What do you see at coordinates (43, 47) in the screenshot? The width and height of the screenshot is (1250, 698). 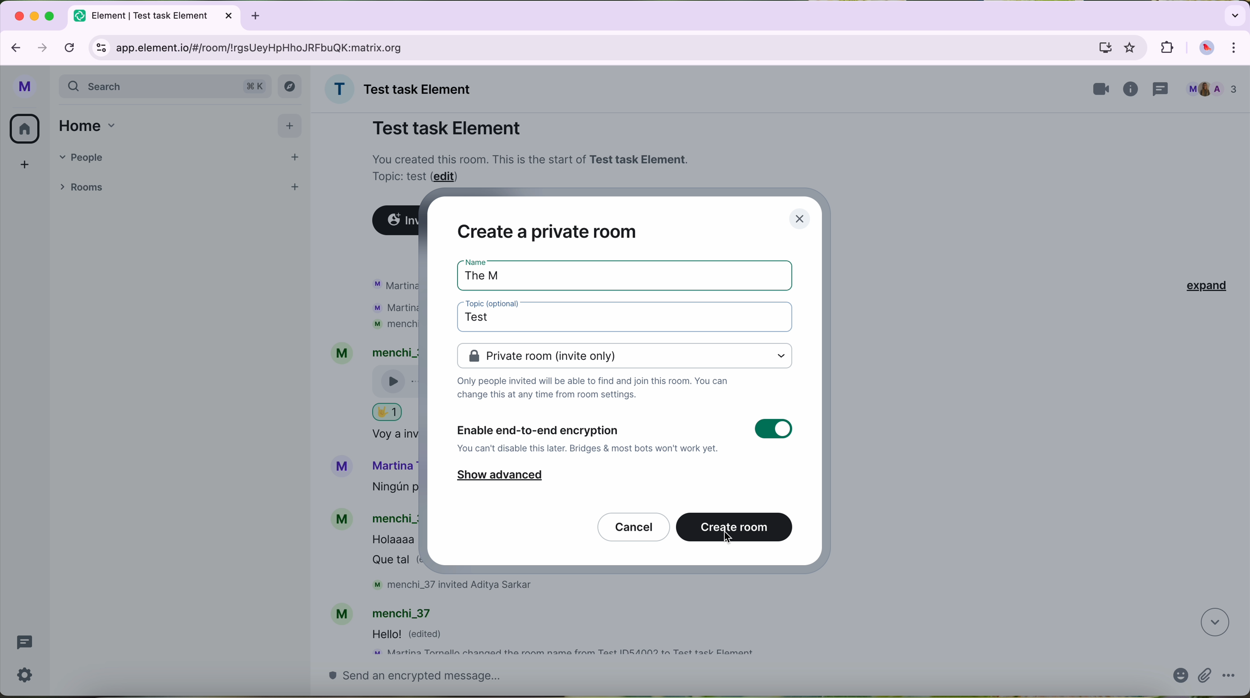 I see `navigate foward` at bounding box center [43, 47].